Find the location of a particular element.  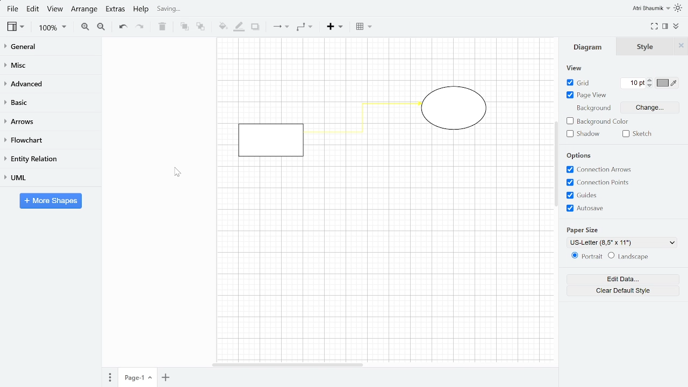

Format is located at coordinates (665, 26).